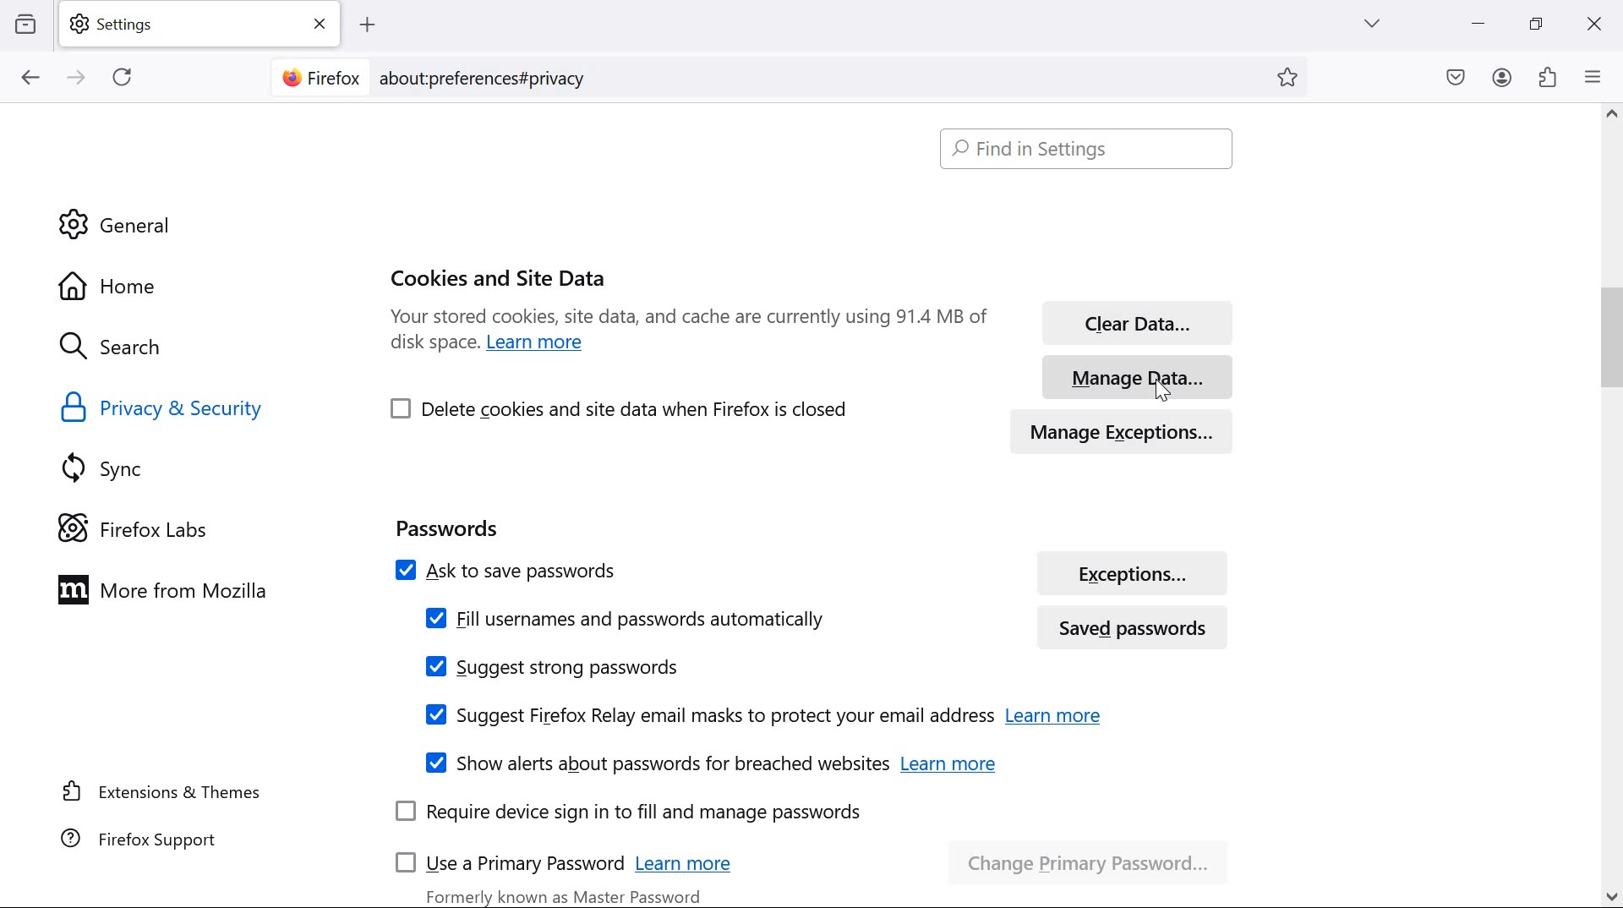 The height and width of the screenshot is (908, 1623). What do you see at coordinates (156, 284) in the screenshot?
I see `Home` at bounding box center [156, 284].